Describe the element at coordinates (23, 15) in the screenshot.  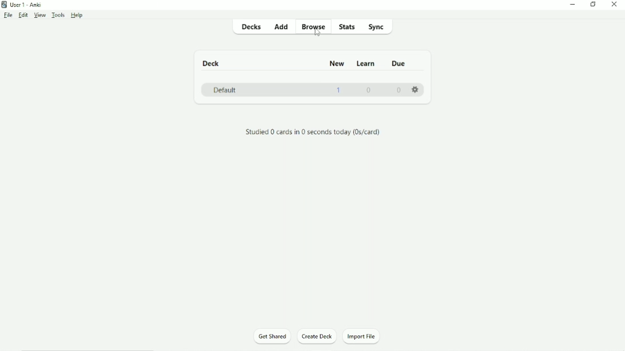
I see `Edit` at that location.